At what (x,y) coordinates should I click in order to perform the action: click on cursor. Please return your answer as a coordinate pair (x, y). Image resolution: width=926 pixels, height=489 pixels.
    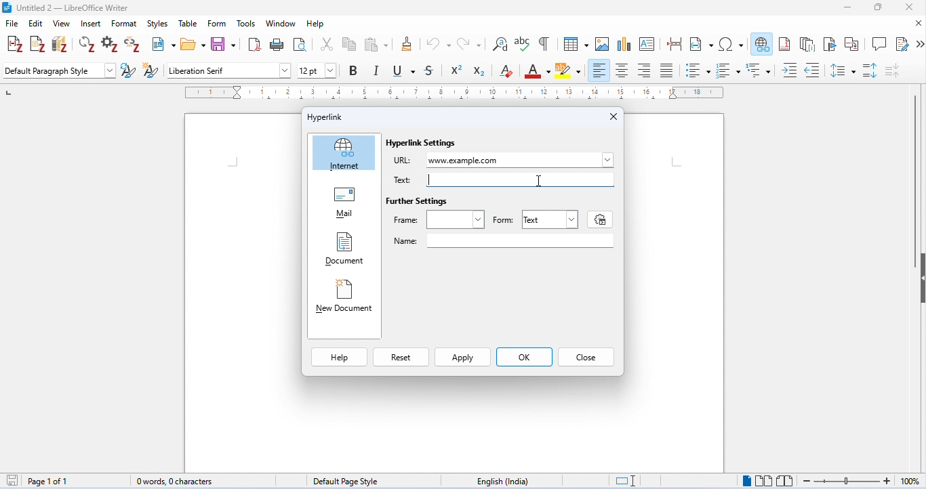
    Looking at the image, I should click on (769, 52).